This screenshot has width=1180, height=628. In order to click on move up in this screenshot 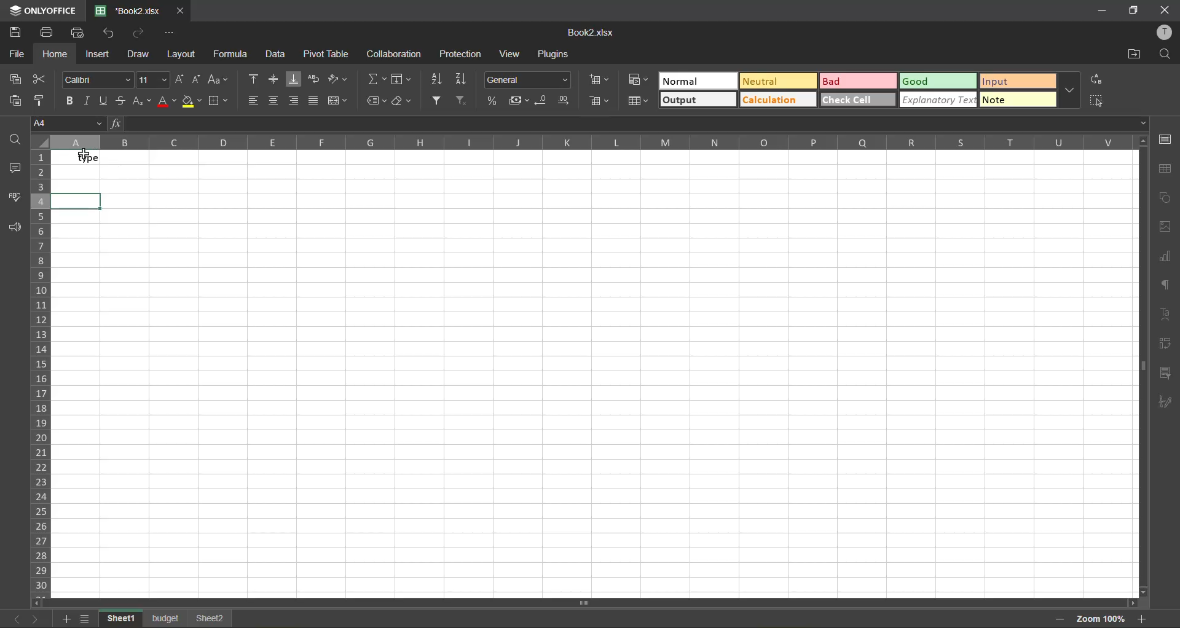, I will do `click(1139, 141)`.